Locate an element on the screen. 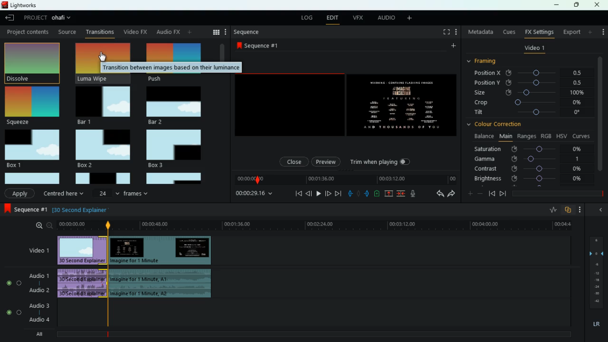 The image size is (608, 342). project name is located at coordinates (63, 19).